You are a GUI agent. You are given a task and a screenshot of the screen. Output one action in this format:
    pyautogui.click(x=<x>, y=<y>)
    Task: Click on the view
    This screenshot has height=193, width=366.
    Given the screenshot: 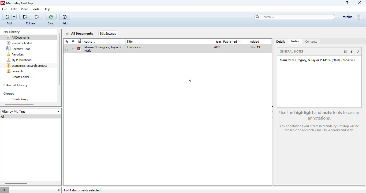 What is the action you would take?
    pyautogui.click(x=24, y=9)
    